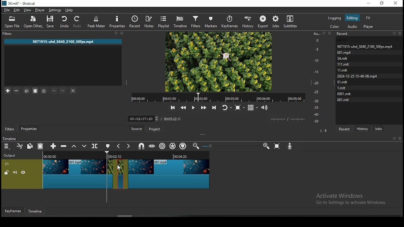  Describe the element at coordinates (215, 107) in the screenshot. I see `skip to the next point` at that location.